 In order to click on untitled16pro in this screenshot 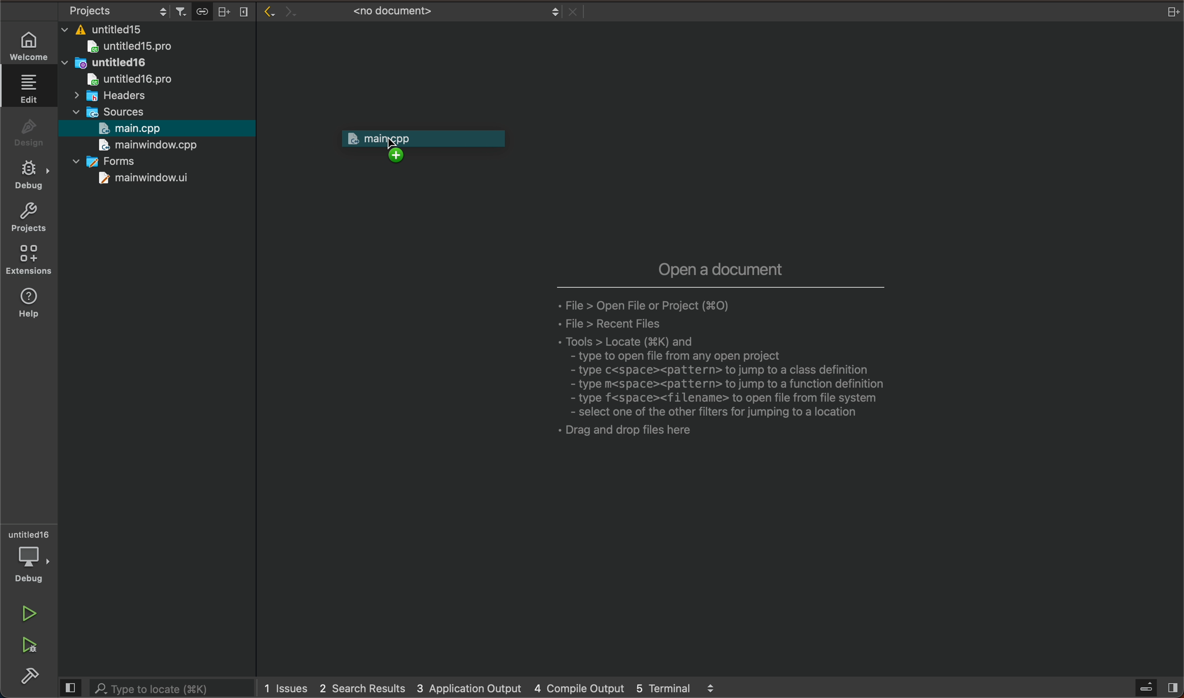, I will do `click(132, 79)`.